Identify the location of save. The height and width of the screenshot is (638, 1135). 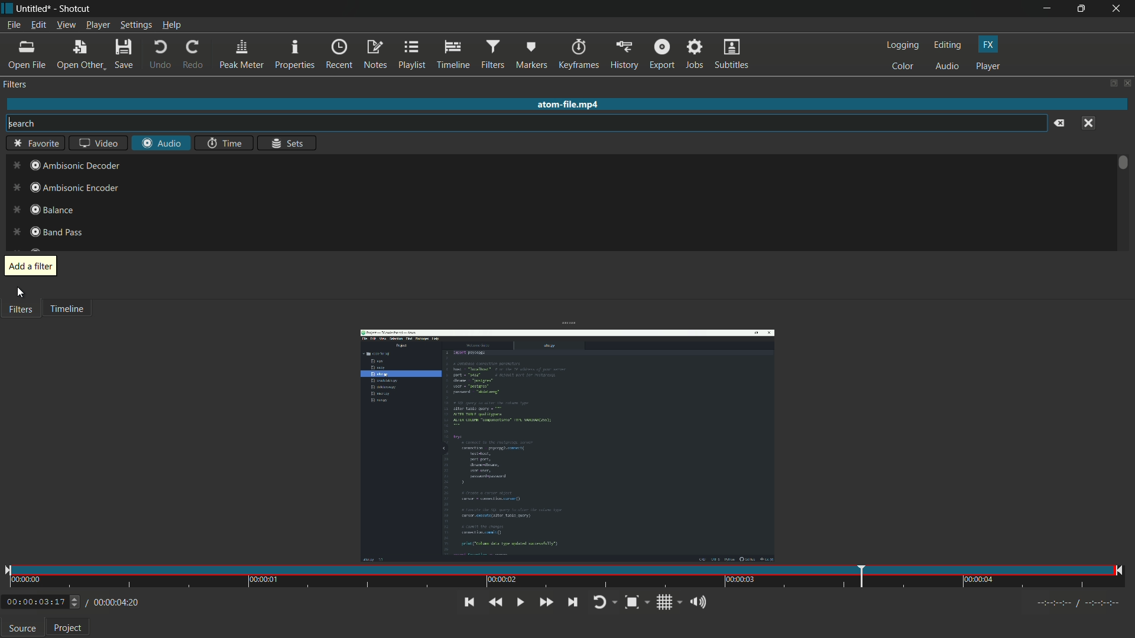
(124, 53).